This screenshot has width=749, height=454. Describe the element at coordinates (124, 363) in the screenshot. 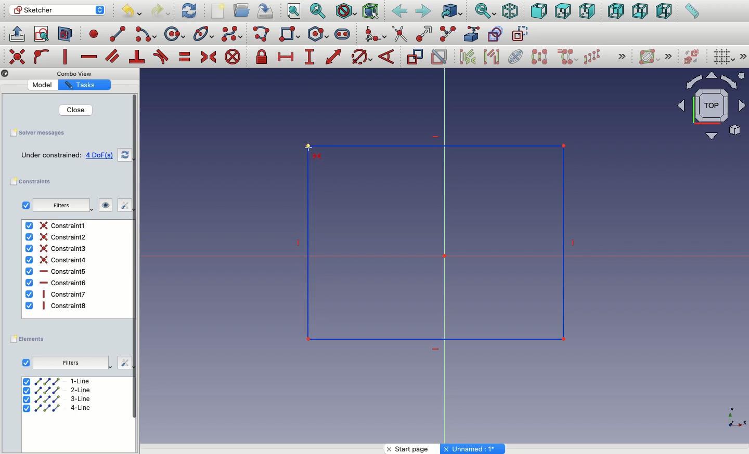

I see `edit` at that location.